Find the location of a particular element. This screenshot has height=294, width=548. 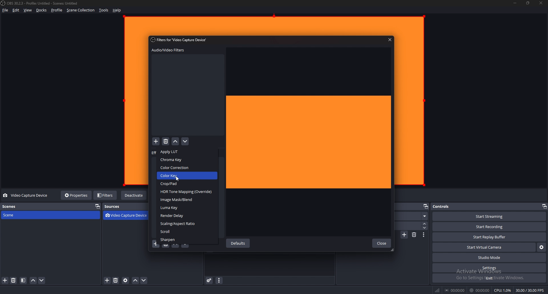

apply lut is located at coordinates (187, 152).